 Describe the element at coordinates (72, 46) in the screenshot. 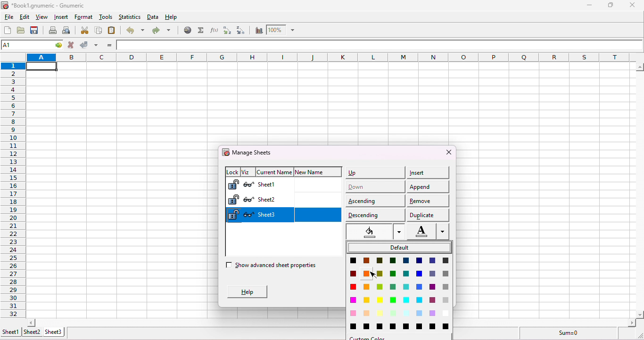

I see `cancel change` at that location.